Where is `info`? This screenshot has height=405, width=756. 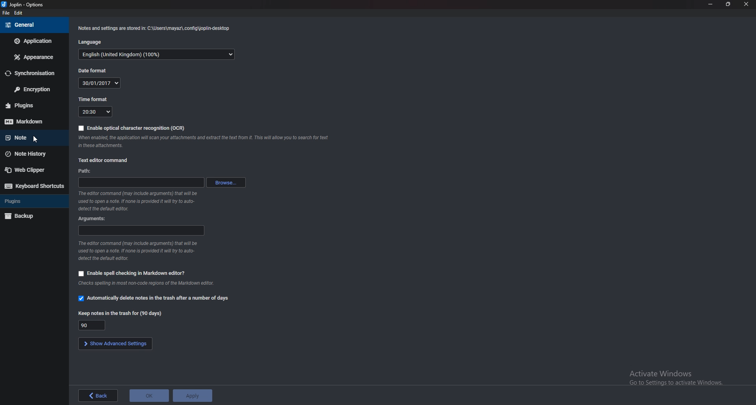 info is located at coordinates (206, 142).